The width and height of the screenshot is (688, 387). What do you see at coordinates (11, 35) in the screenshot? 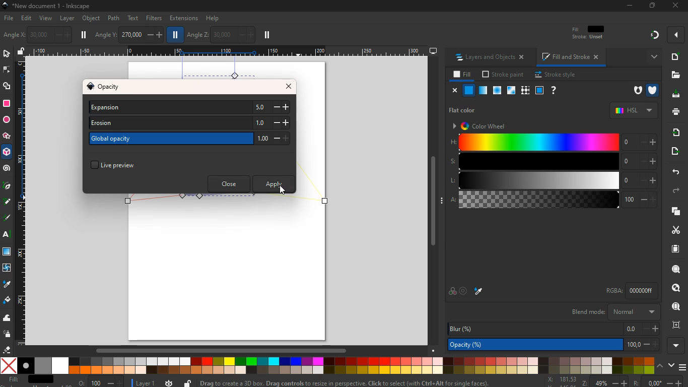
I see `photo` at bounding box center [11, 35].